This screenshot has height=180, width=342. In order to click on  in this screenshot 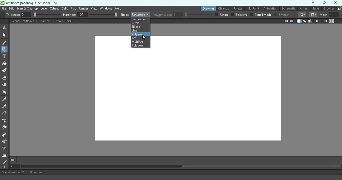, I will do `click(5, 49)`.